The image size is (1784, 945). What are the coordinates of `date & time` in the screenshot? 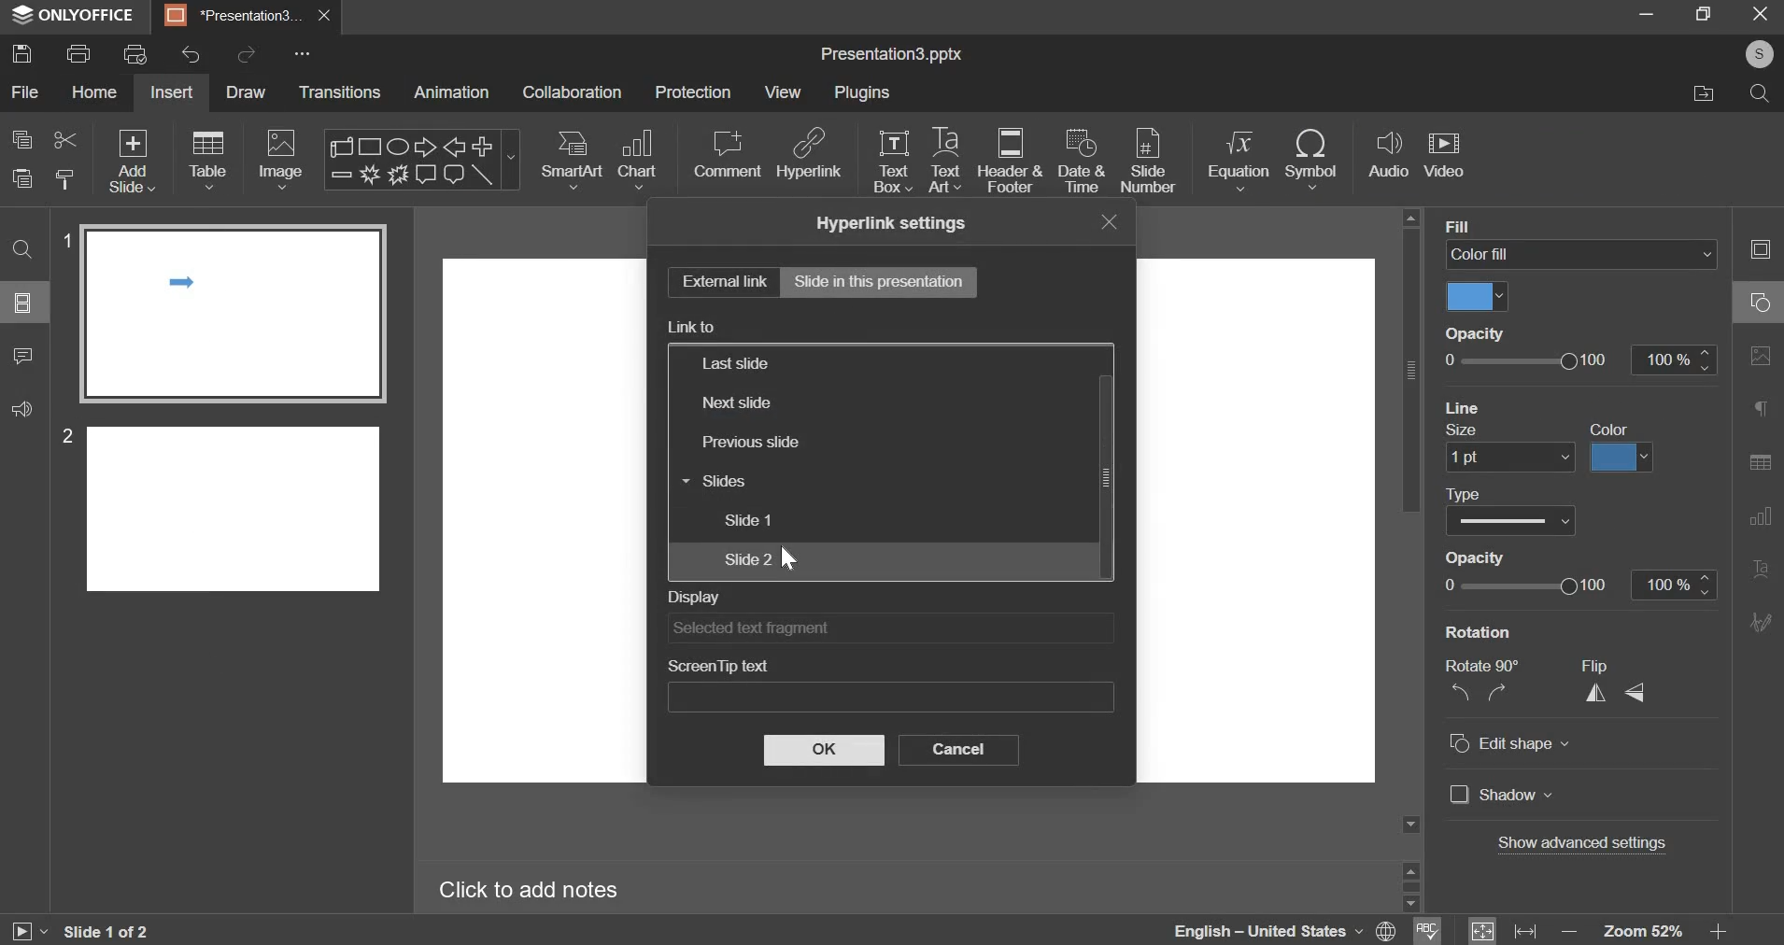 It's located at (1082, 160).